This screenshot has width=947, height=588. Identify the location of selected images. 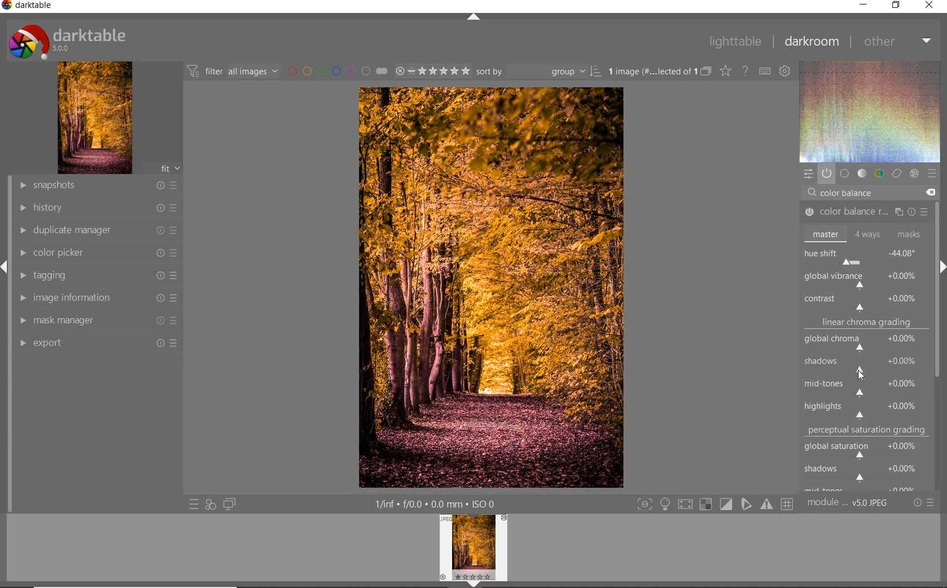
(650, 72).